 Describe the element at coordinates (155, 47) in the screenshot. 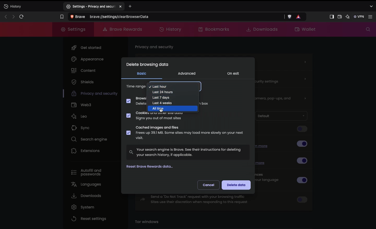

I see `Privacy and security` at that location.